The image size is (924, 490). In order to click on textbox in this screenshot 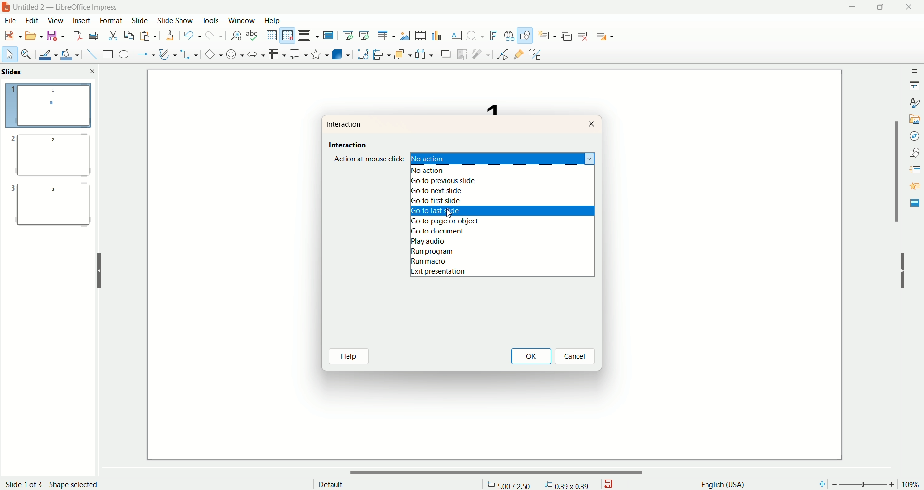, I will do `click(456, 36)`.